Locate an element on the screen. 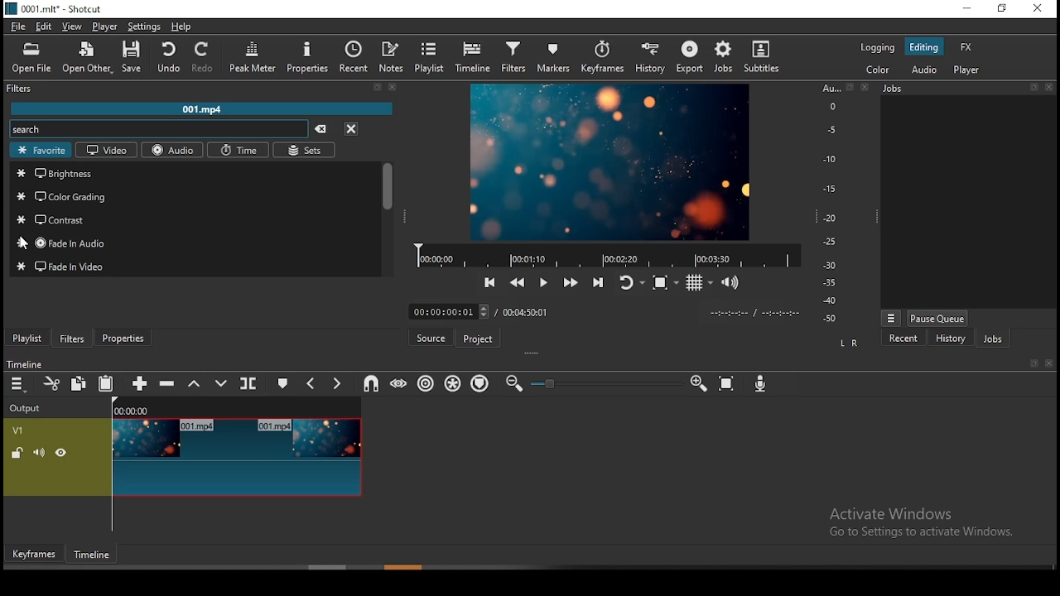 This screenshot has height=596, width=1060. player is located at coordinates (103, 26).